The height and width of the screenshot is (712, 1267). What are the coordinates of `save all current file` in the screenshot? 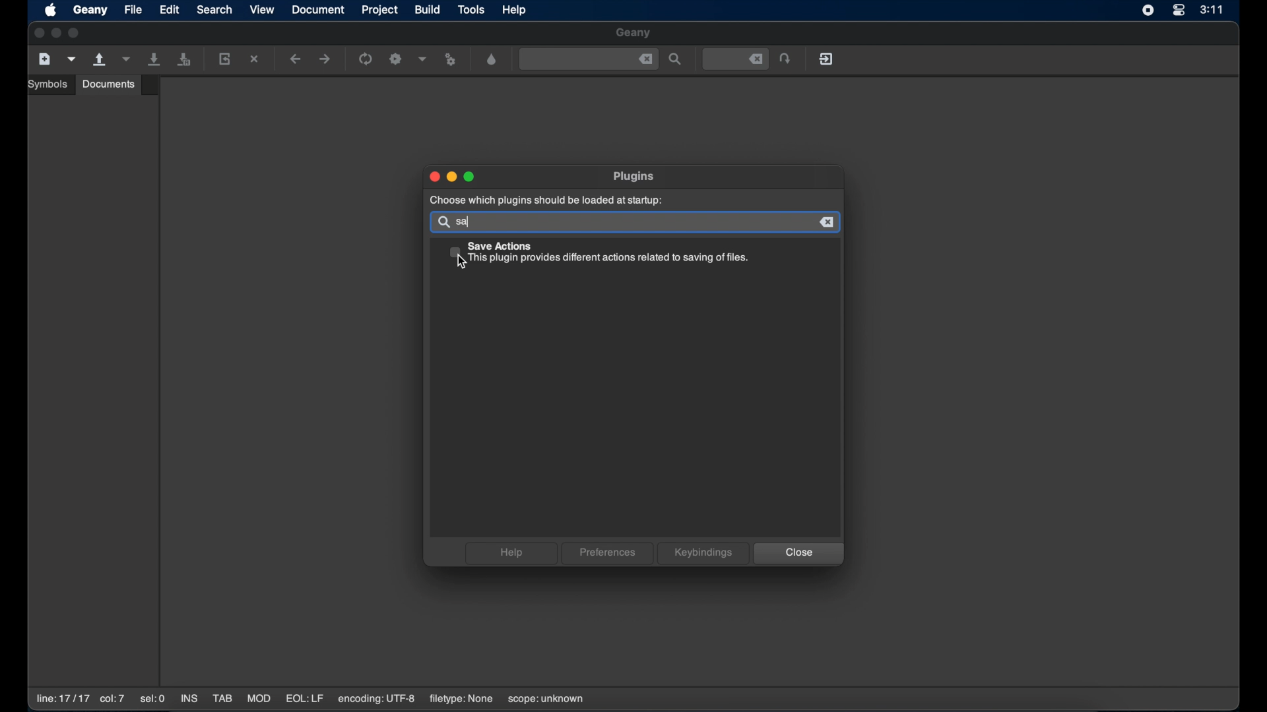 It's located at (155, 59).